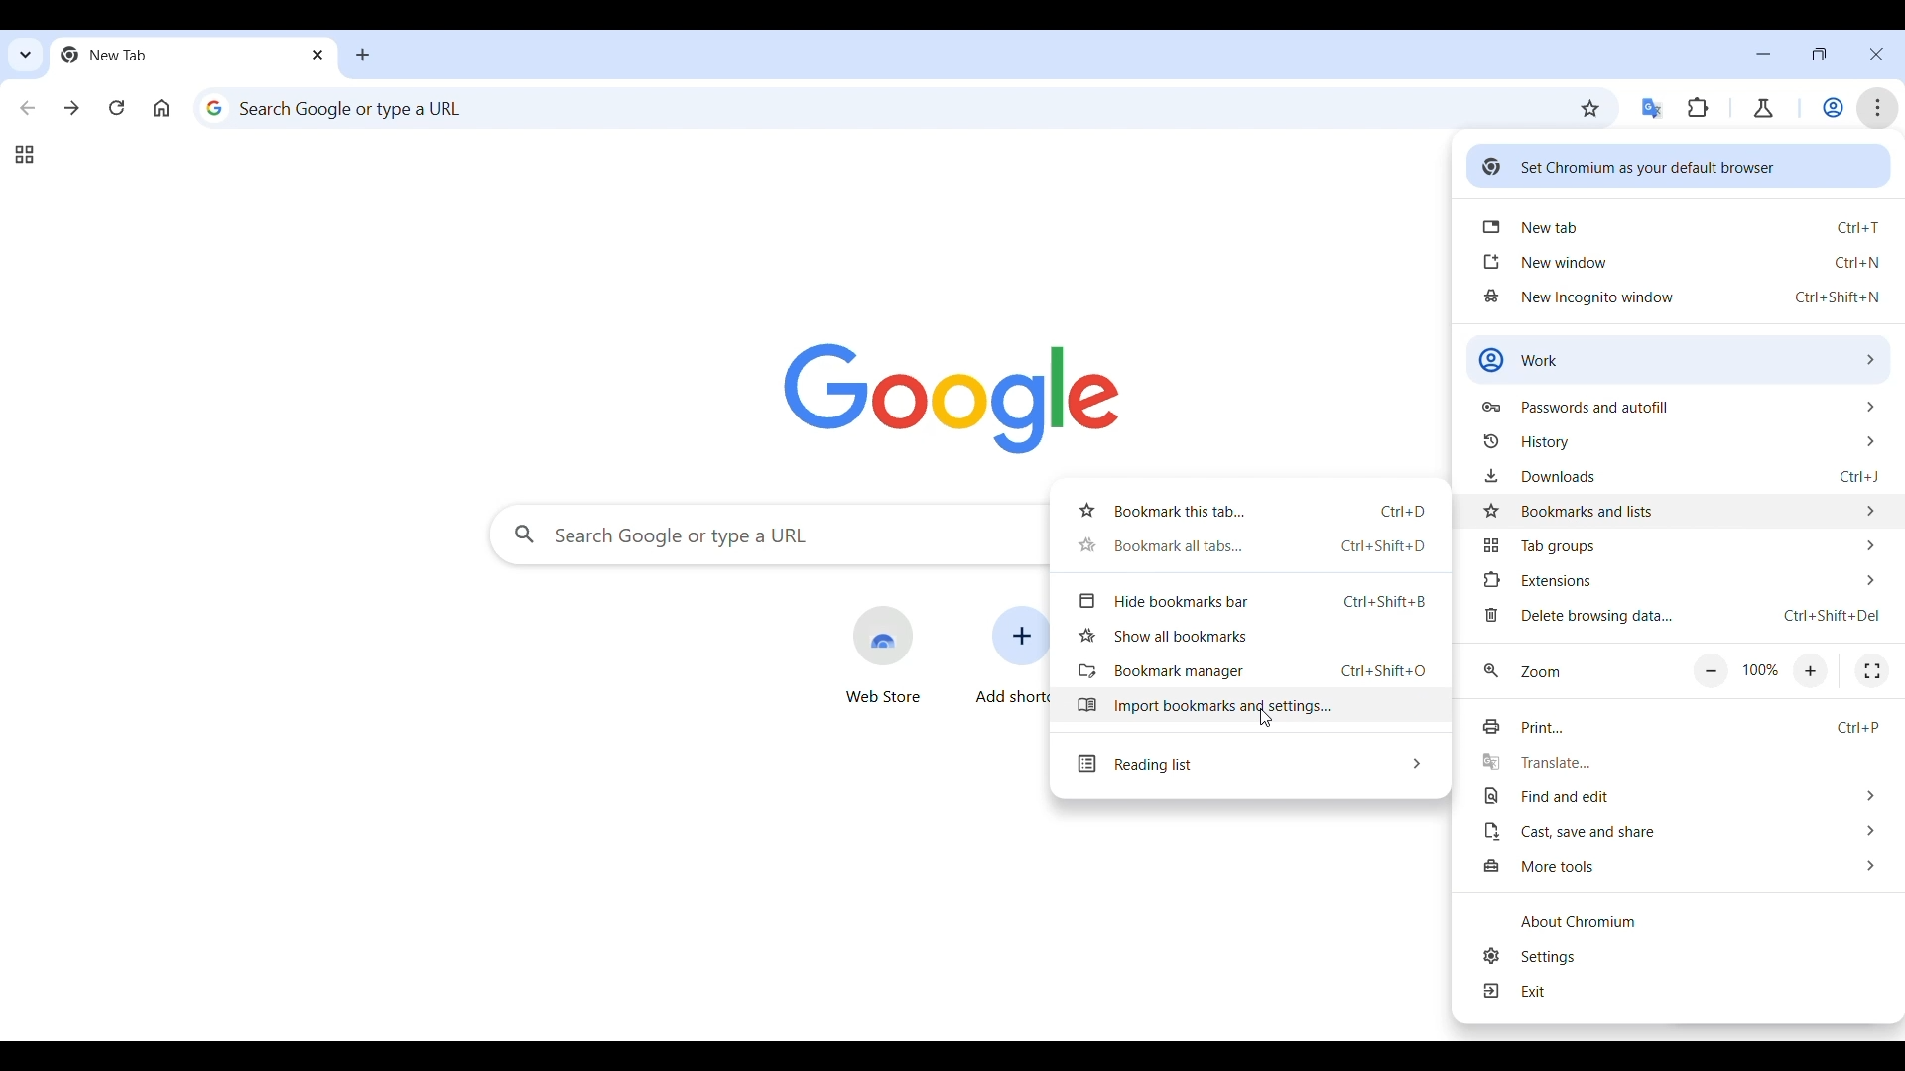  What do you see at coordinates (1710, 672) in the screenshot?
I see `Zoom out` at bounding box center [1710, 672].